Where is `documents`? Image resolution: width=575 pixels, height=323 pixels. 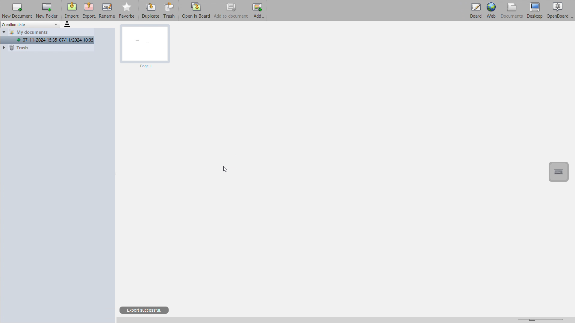 documents is located at coordinates (512, 10).